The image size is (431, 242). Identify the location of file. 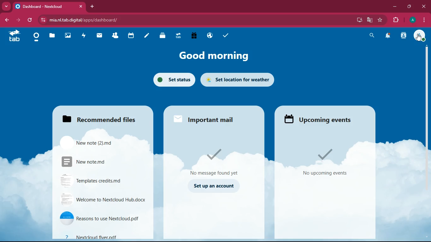
(97, 218).